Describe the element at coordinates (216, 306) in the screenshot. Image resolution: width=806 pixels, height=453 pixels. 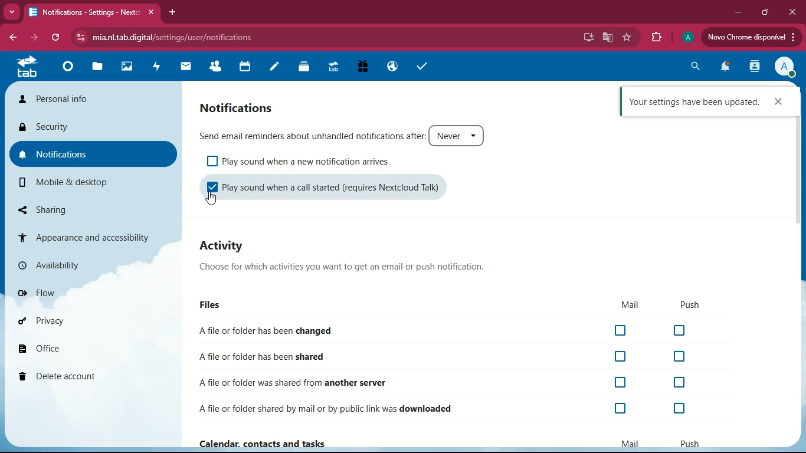
I see `files` at that location.